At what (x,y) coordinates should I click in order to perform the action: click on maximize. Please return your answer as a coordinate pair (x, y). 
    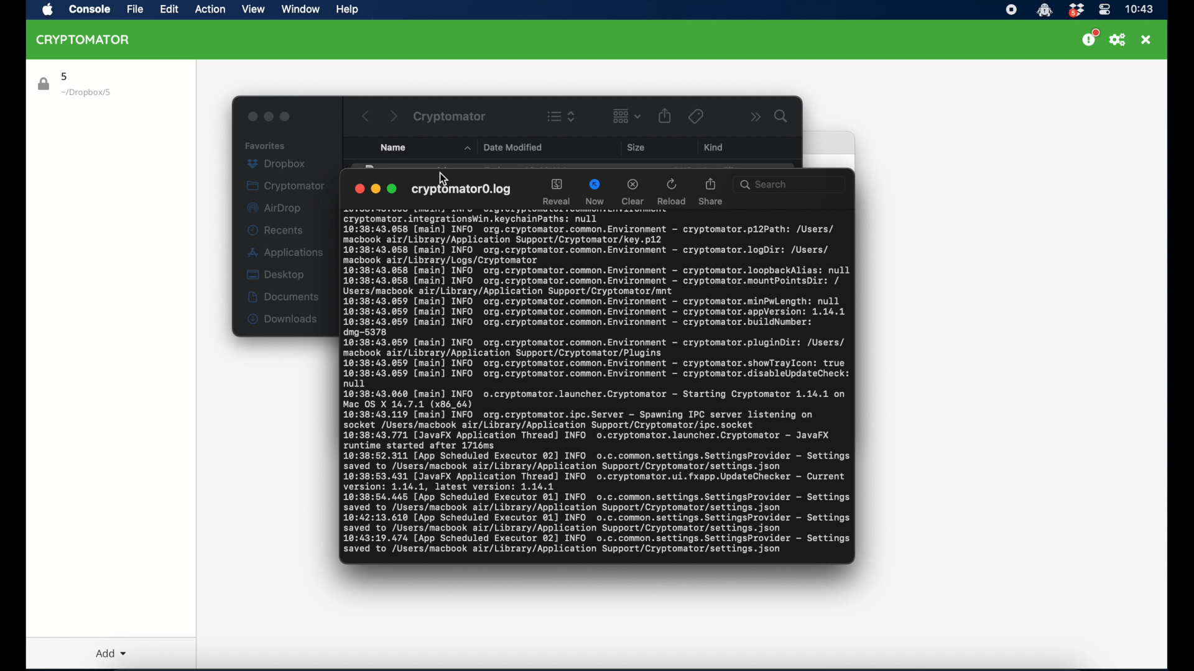
    Looking at the image, I should click on (392, 189).